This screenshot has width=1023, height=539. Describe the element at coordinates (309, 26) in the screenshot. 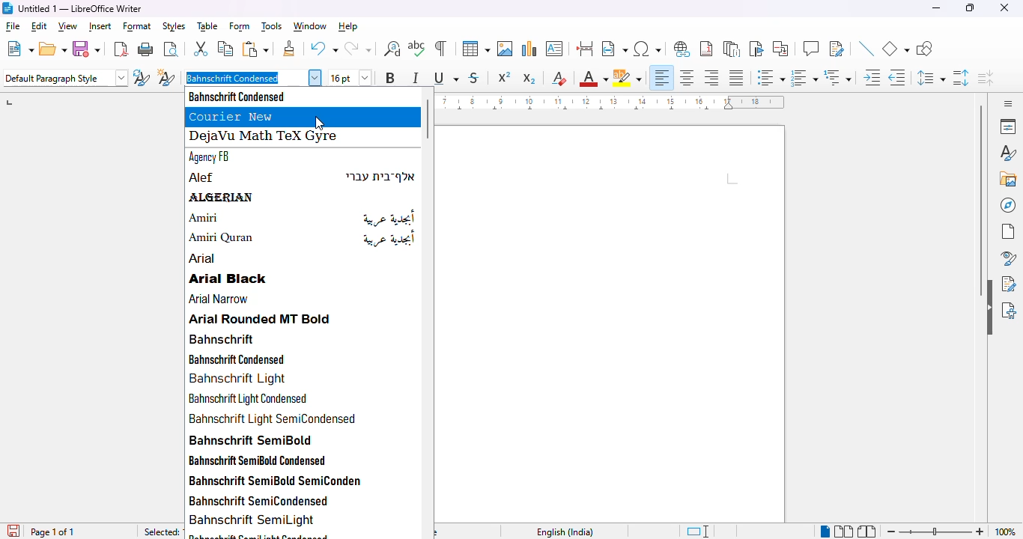

I see `window` at that location.